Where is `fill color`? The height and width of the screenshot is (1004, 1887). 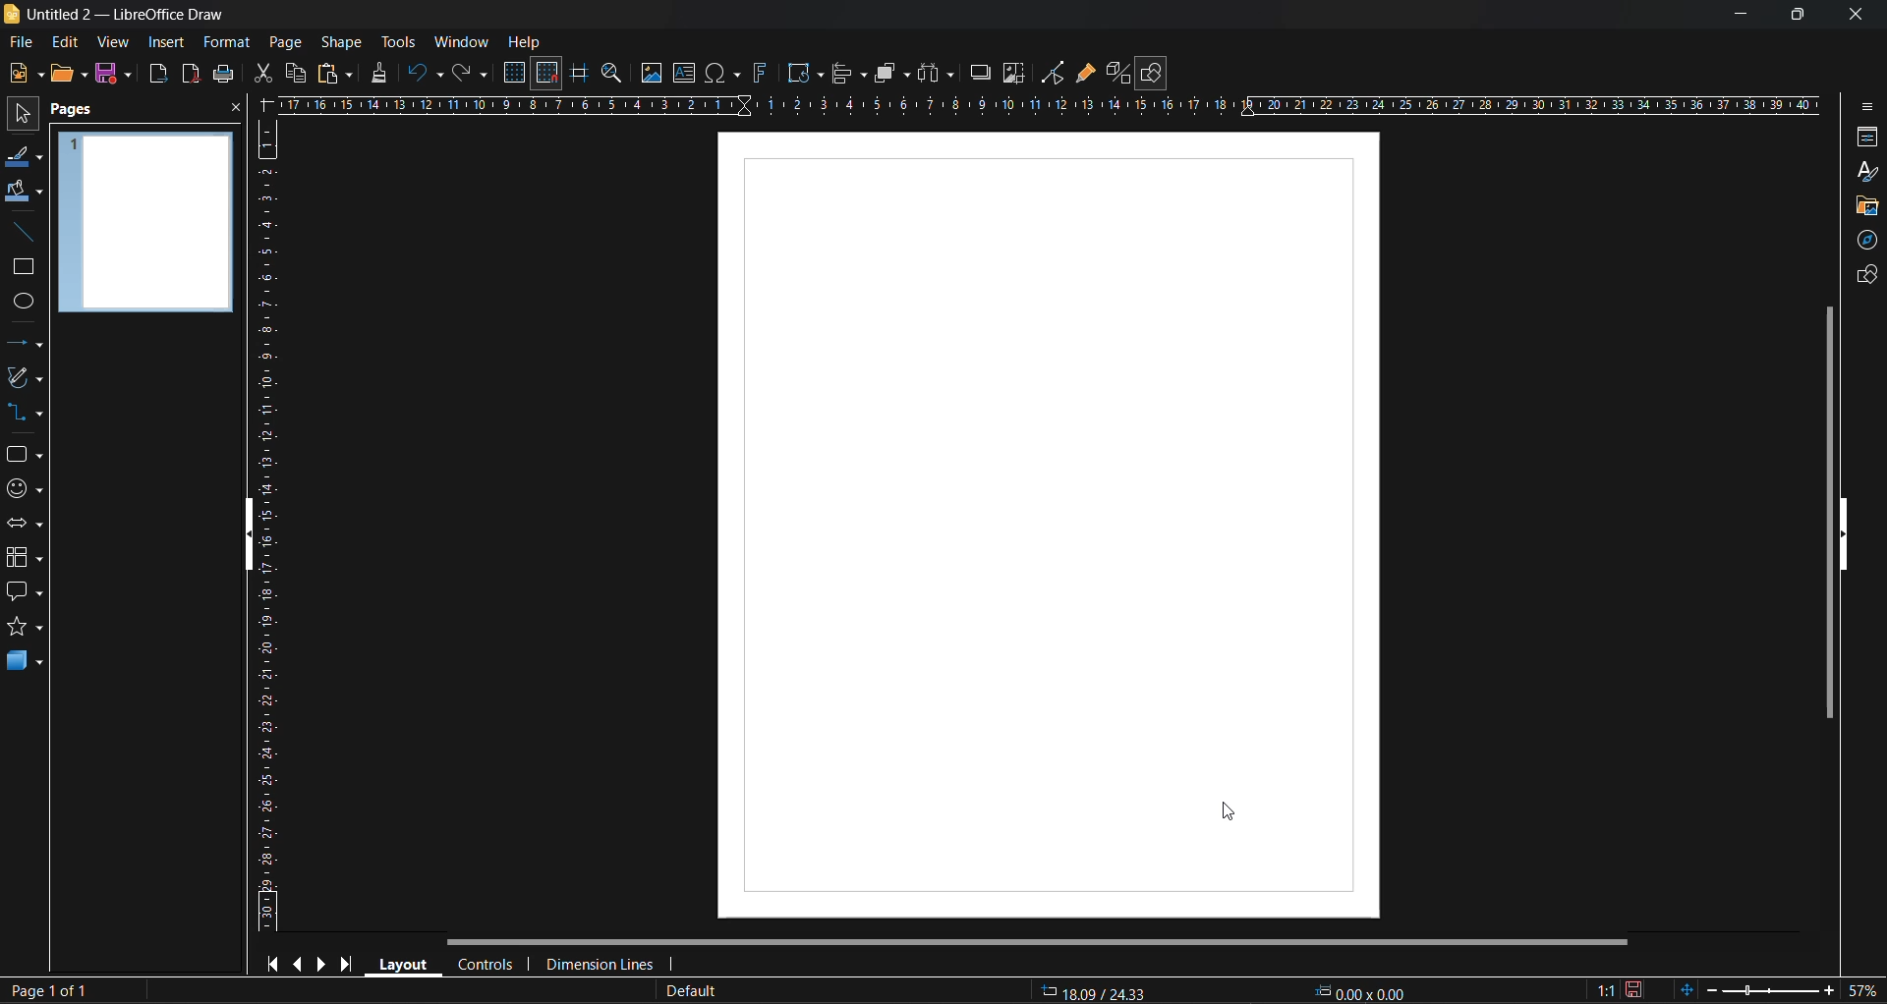 fill color is located at coordinates (23, 192).